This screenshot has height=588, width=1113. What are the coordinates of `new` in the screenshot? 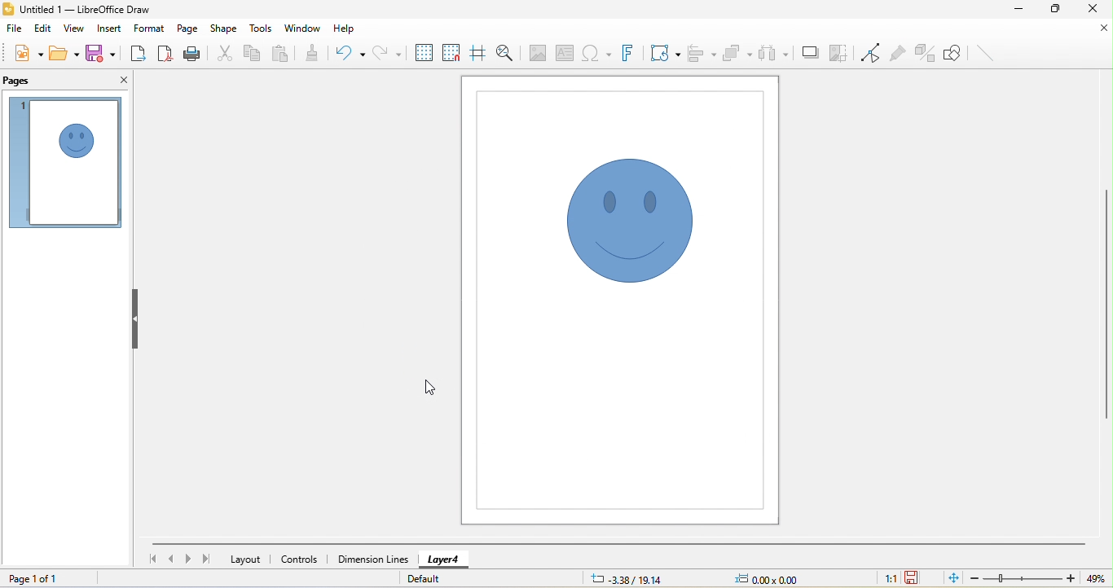 It's located at (28, 55).